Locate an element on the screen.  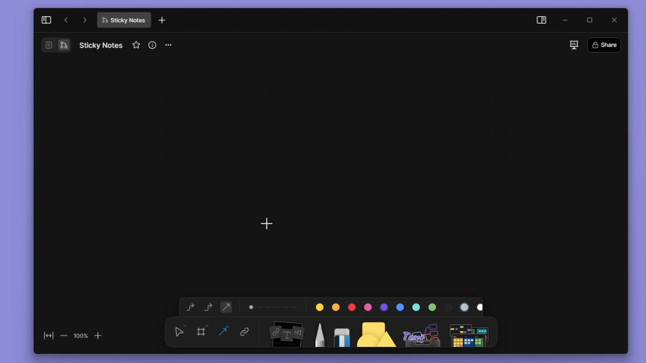
curved is located at coordinates (188, 308).